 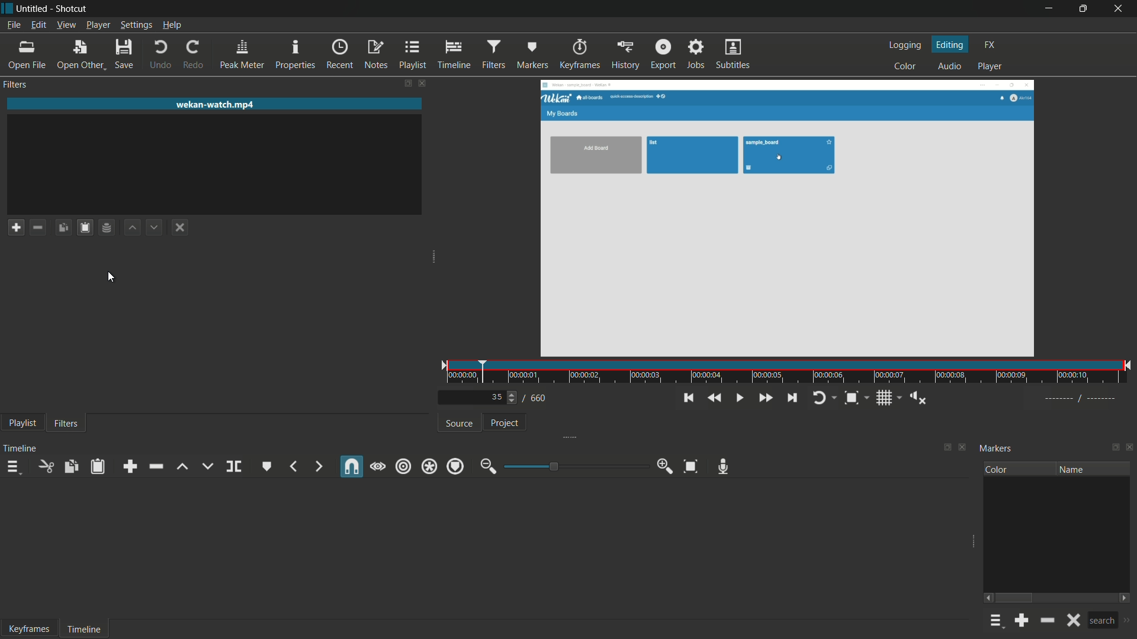 What do you see at coordinates (155, 228) in the screenshot?
I see `move filter down` at bounding box center [155, 228].